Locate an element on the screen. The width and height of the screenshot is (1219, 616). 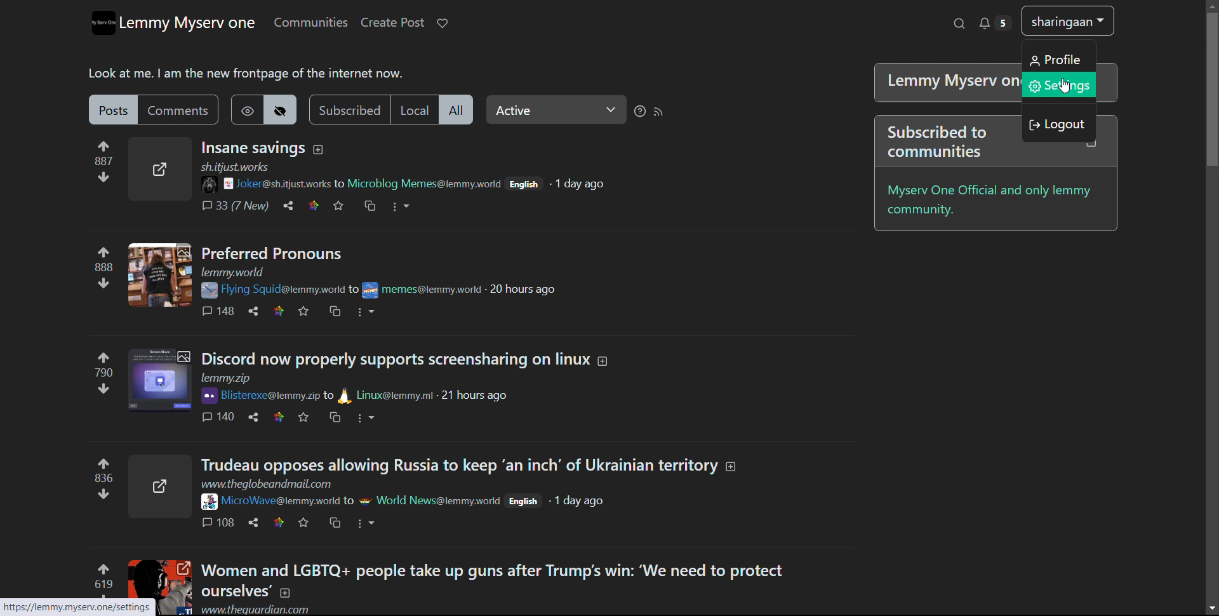
expand is located at coordinates (318, 150).